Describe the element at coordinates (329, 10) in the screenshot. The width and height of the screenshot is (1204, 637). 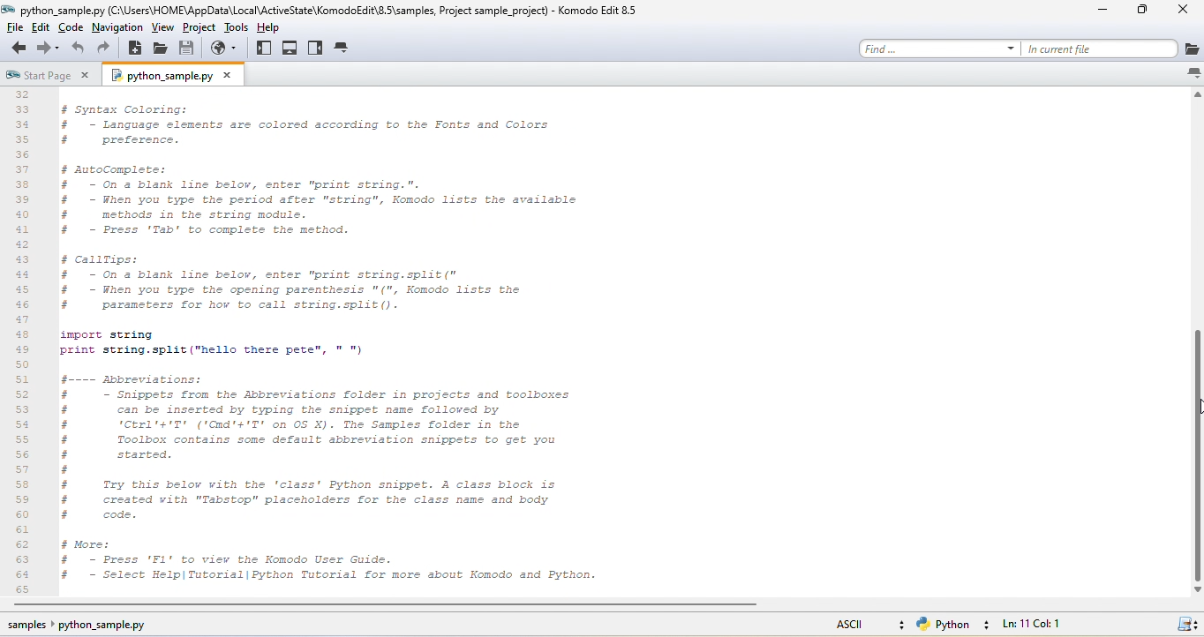
I see `title` at that location.